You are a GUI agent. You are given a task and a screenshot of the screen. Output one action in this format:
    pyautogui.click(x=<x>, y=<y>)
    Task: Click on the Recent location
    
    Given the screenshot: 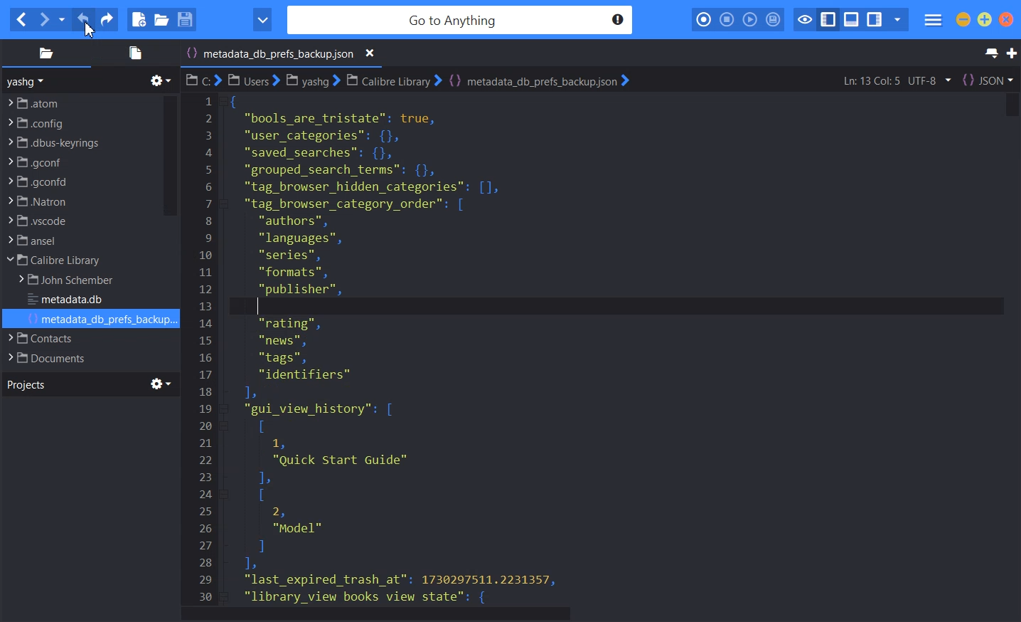 What is the action you would take?
    pyautogui.click(x=62, y=20)
    